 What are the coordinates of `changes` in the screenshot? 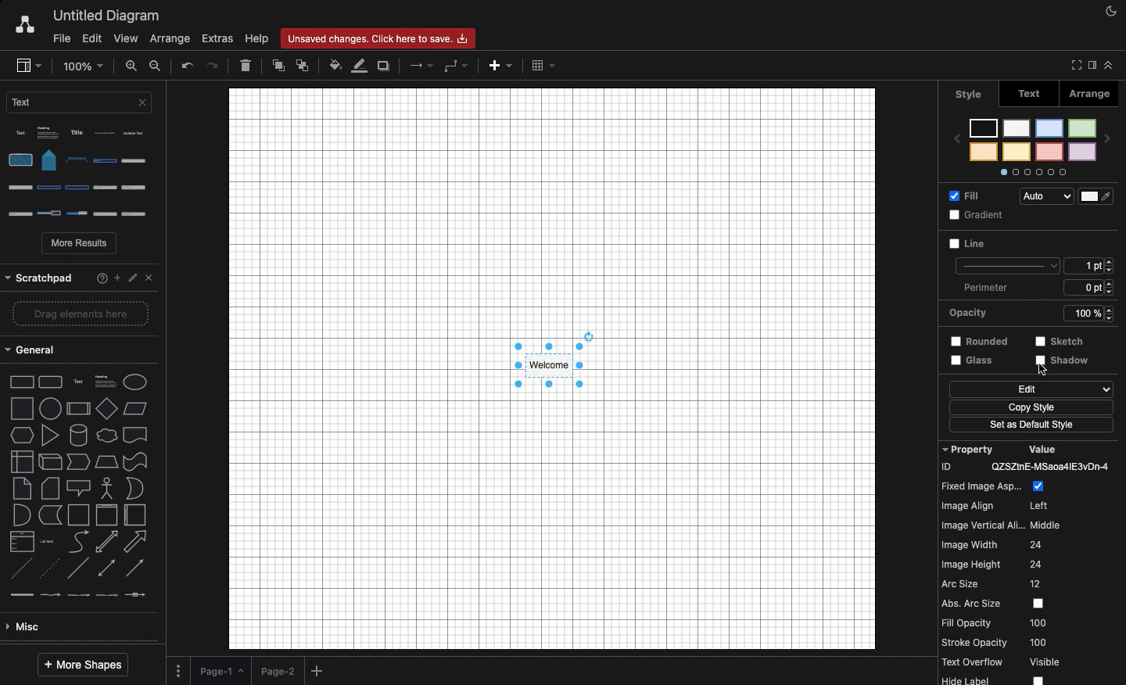 It's located at (382, 38).